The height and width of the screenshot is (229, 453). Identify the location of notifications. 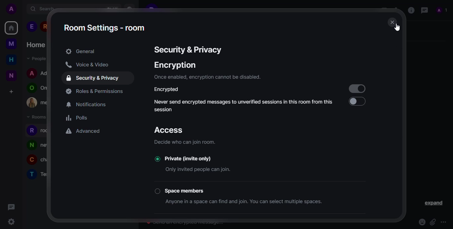
(89, 105).